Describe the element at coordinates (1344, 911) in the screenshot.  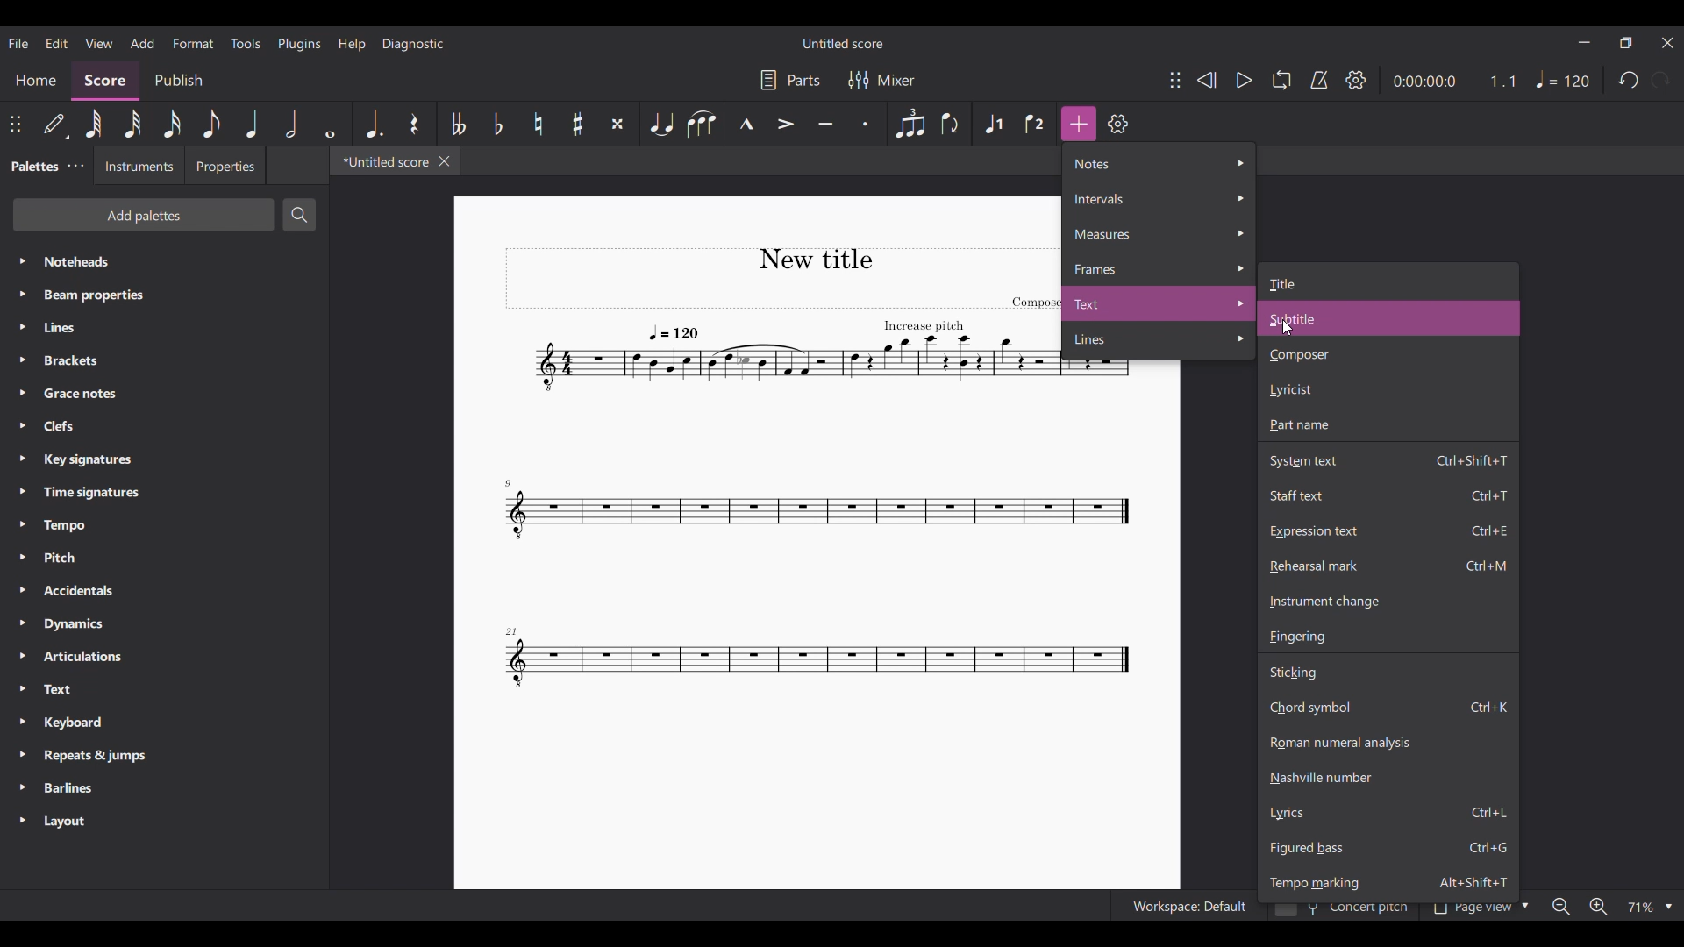
I see `Concert pitch toggle` at that location.